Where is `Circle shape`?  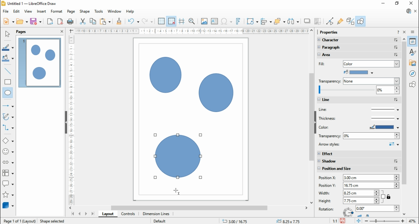
Circle shape is located at coordinates (216, 94).